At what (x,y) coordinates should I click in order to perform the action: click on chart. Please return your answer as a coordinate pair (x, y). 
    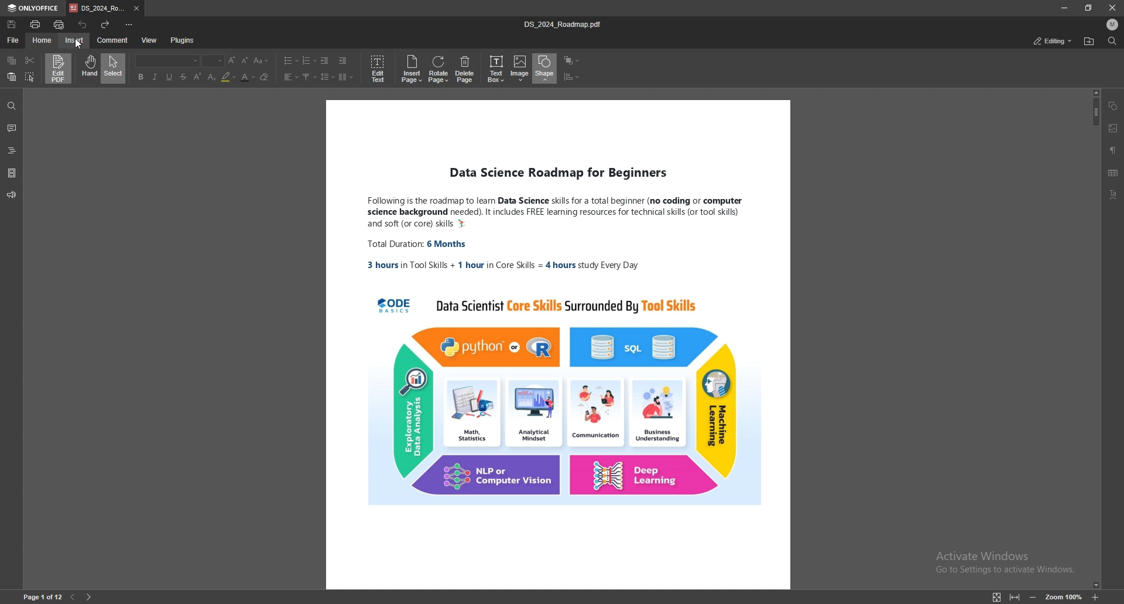
    Looking at the image, I should click on (572, 77).